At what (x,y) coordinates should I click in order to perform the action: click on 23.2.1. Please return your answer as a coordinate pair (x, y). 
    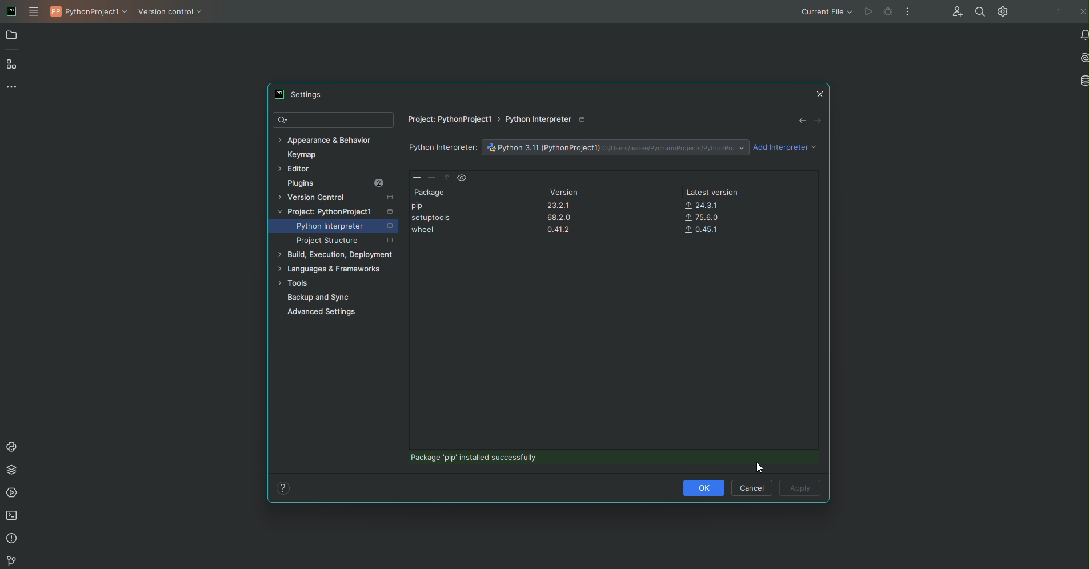
    Looking at the image, I should click on (560, 205).